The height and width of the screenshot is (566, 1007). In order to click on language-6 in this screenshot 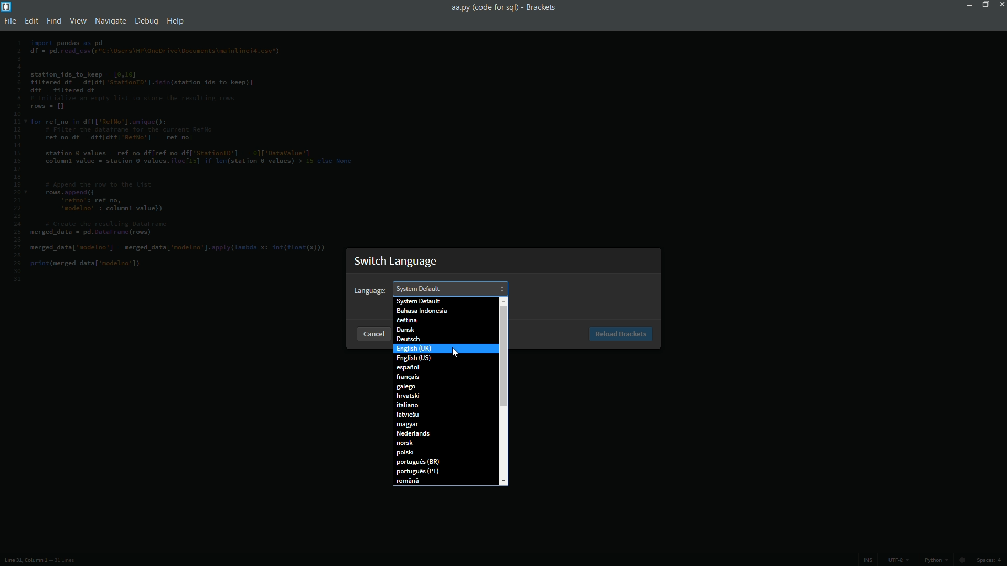, I will do `click(413, 358)`.